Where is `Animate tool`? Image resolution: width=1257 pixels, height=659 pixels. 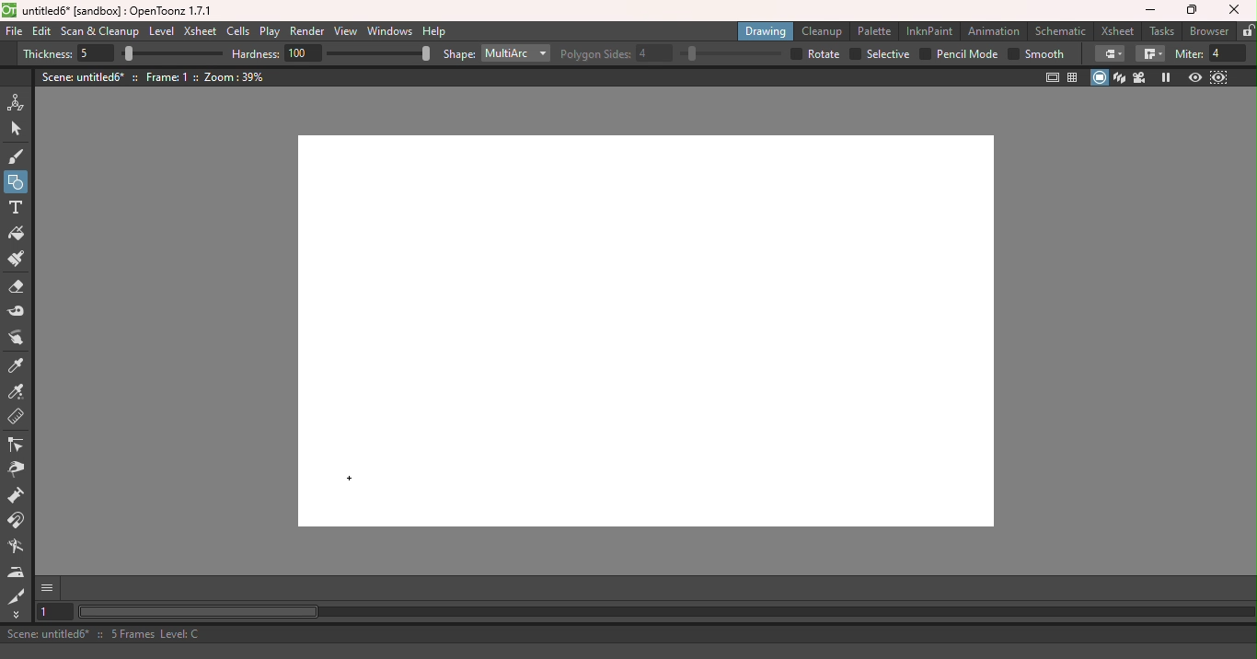
Animate tool is located at coordinates (18, 103).